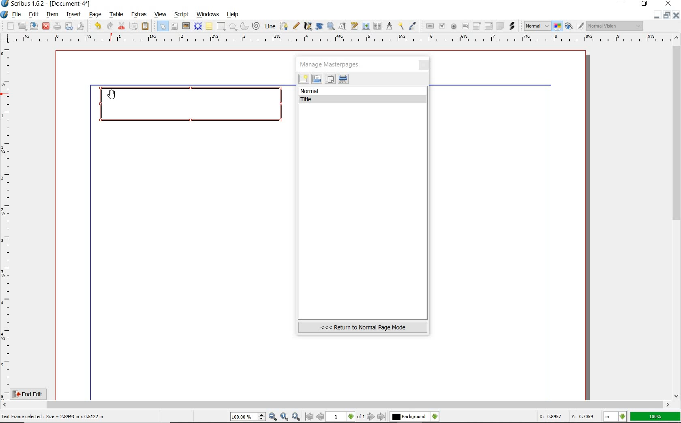 The height and width of the screenshot is (423, 681). I want to click on link text frames, so click(365, 26).